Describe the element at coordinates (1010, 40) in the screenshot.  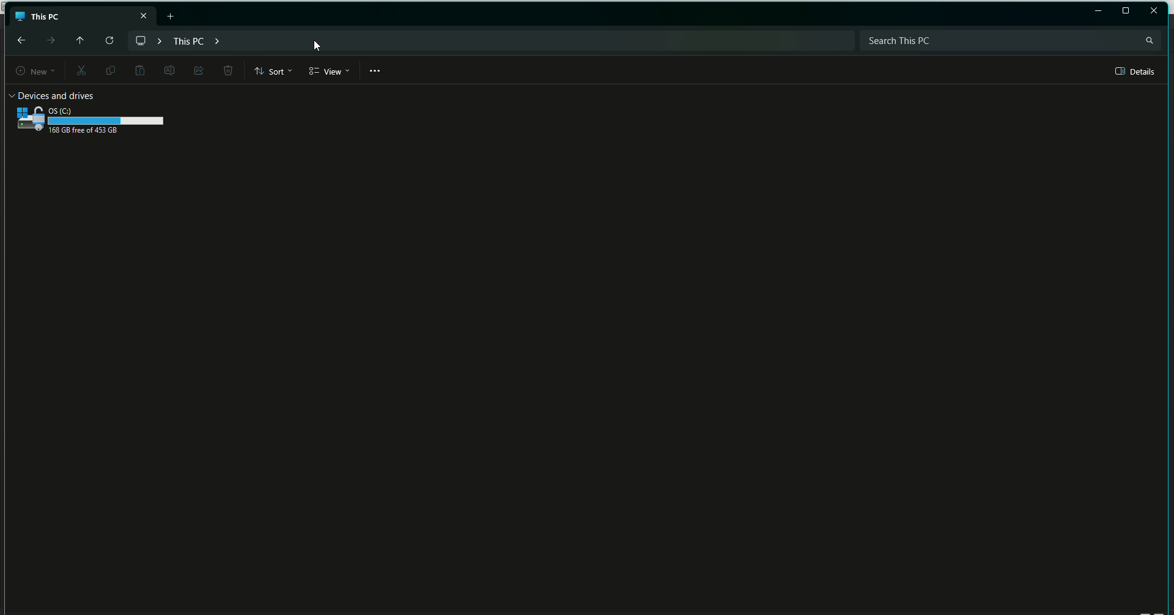
I see `Search bar` at that location.